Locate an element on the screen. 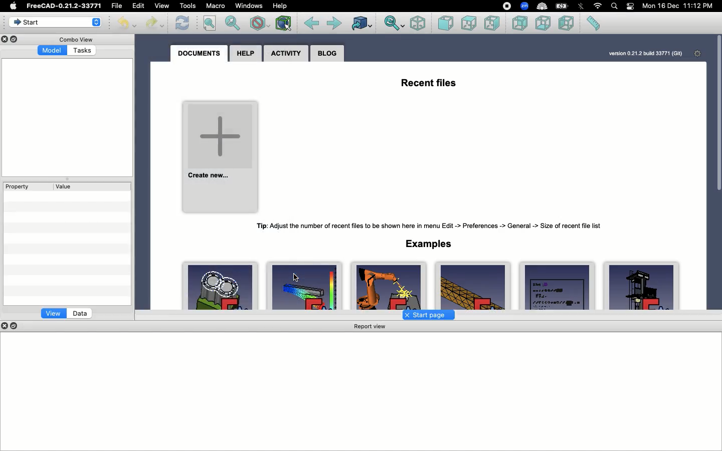 The image size is (722, 451). cold turkey  is located at coordinates (541, 6).